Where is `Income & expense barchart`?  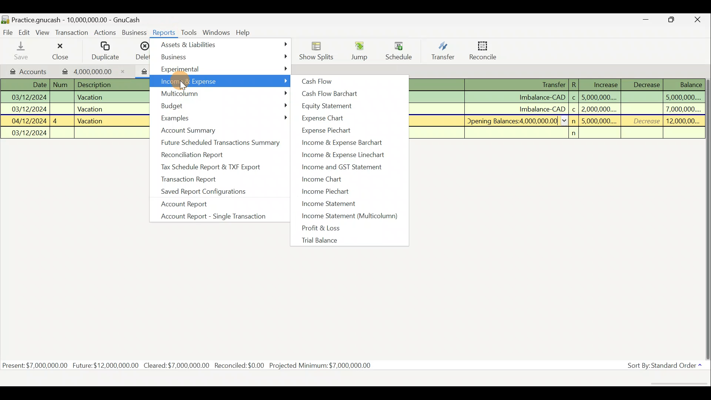
Income & expense barchart is located at coordinates (352, 142).